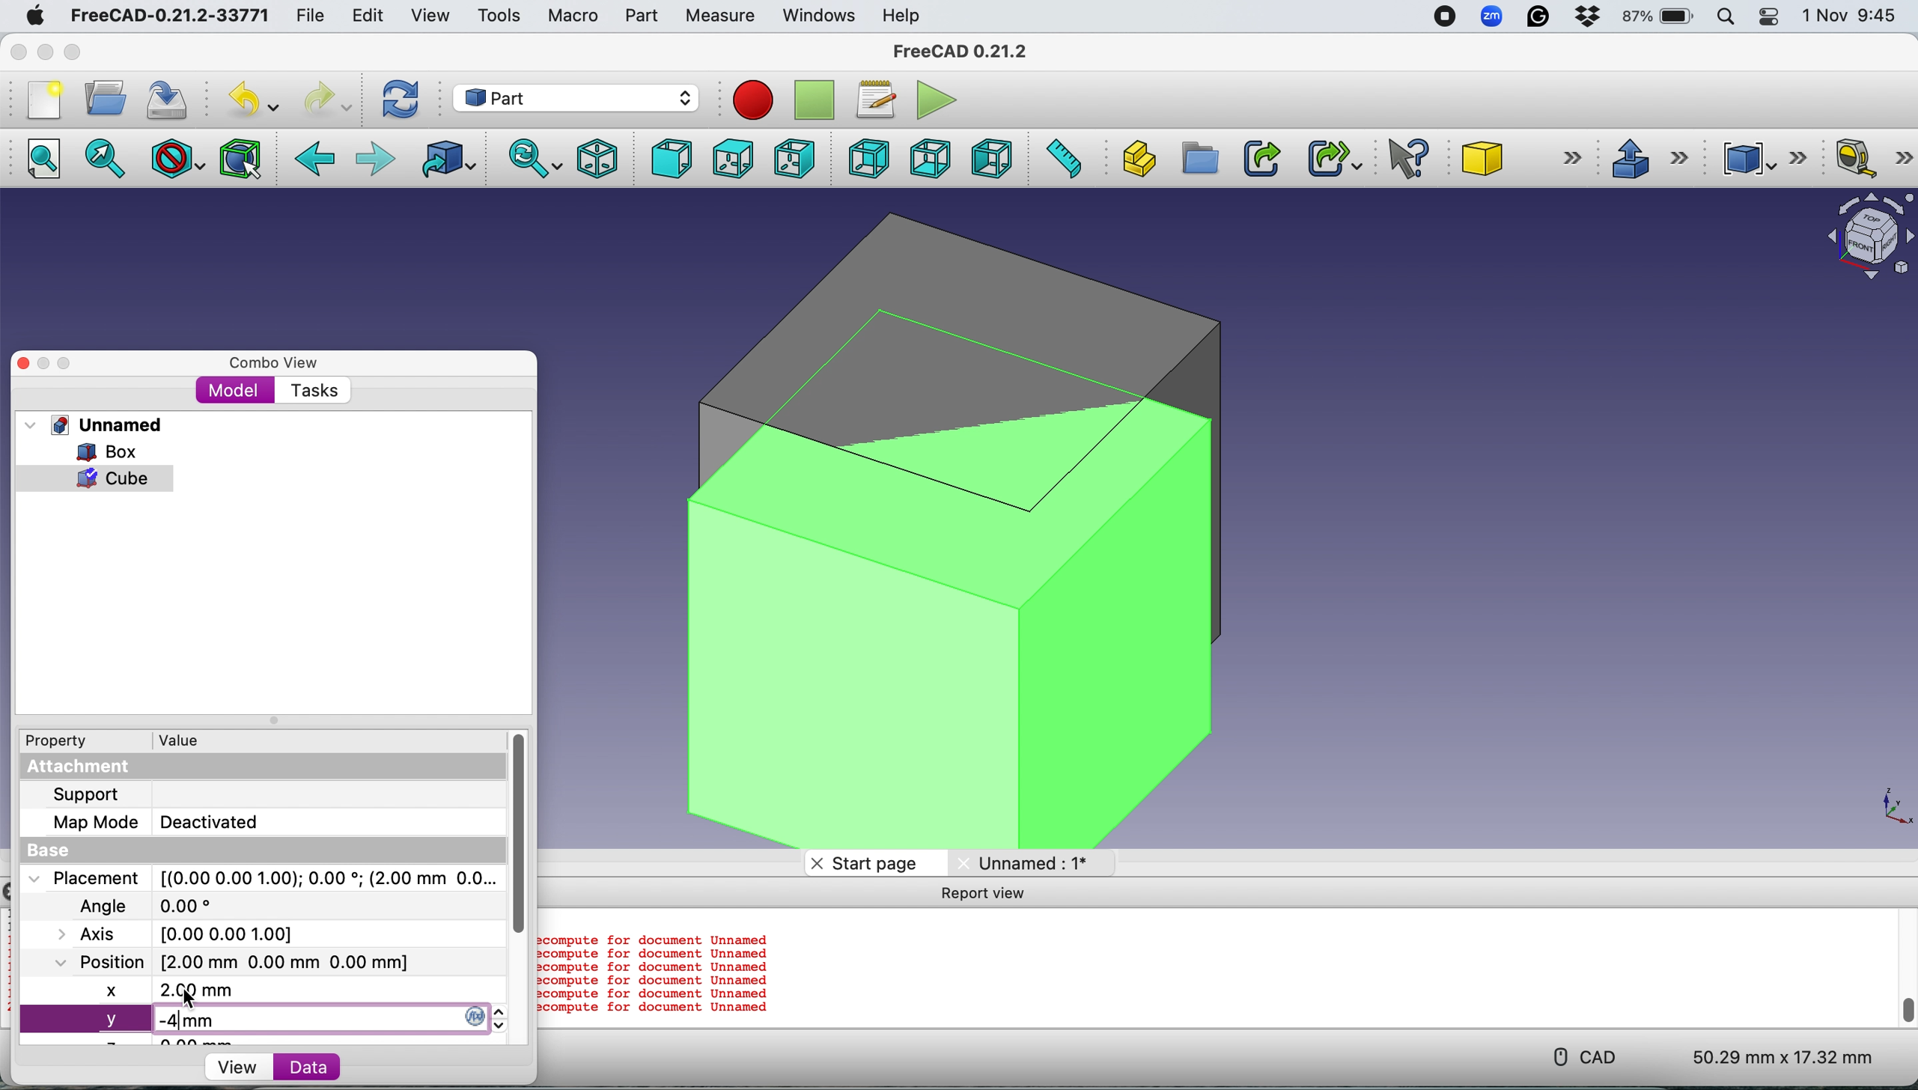 This screenshot has height=1090, width=1918. Describe the element at coordinates (233, 1066) in the screenshot. I see `View` at that location.